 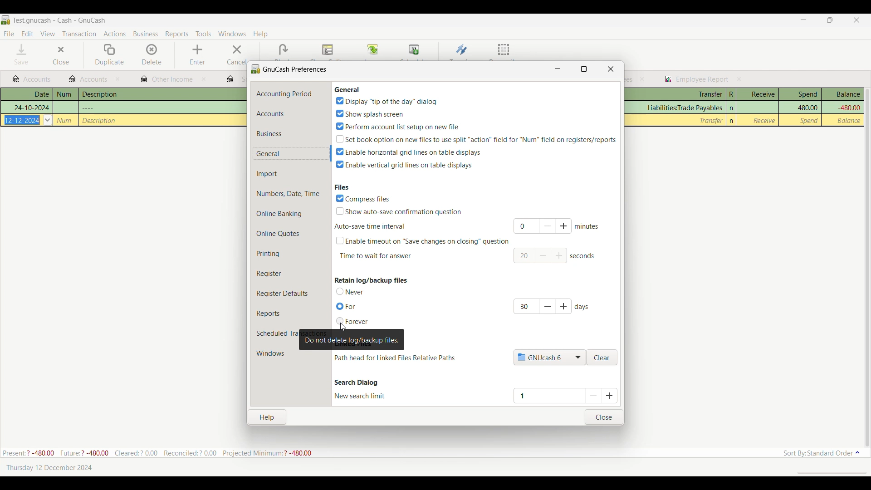 What do you see at coordinates (843, 94) in the screenshot?
I see `Balance column` at bounding box center [843, 94].